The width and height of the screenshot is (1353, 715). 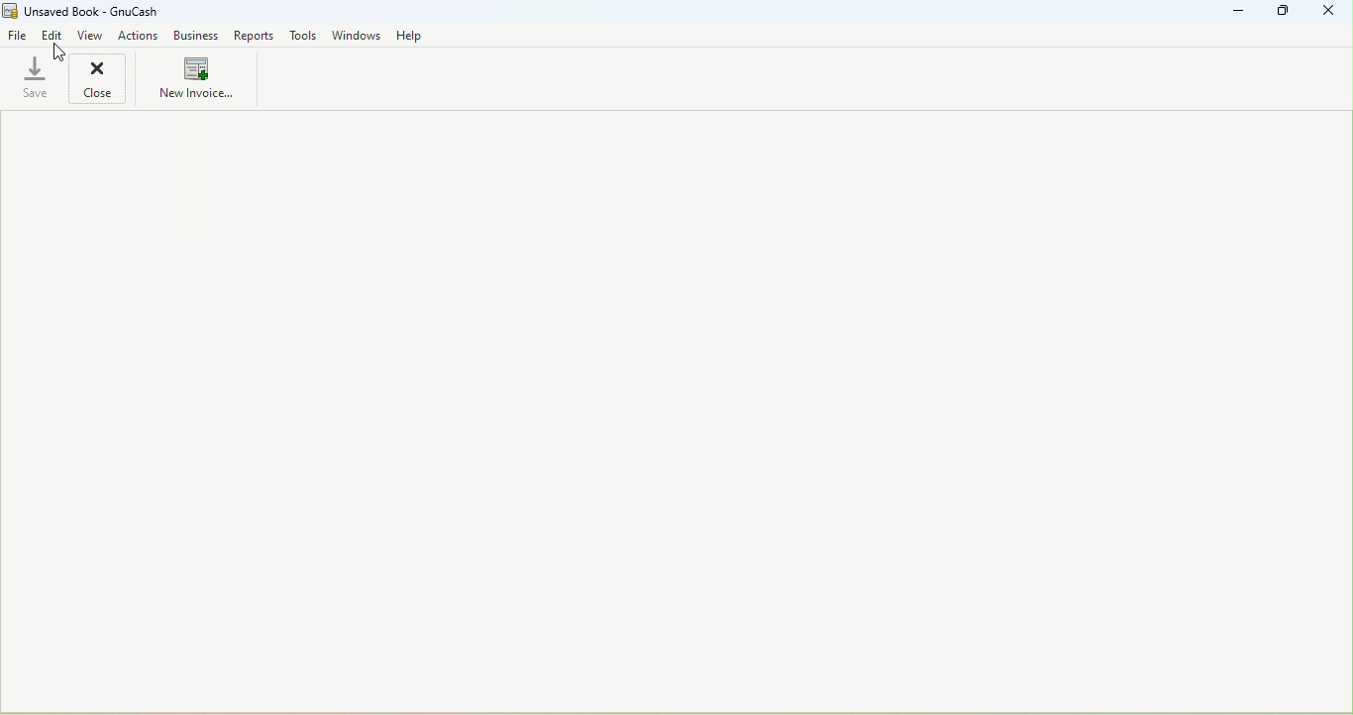 I want to click on Reports, so click(x=254, y=36).